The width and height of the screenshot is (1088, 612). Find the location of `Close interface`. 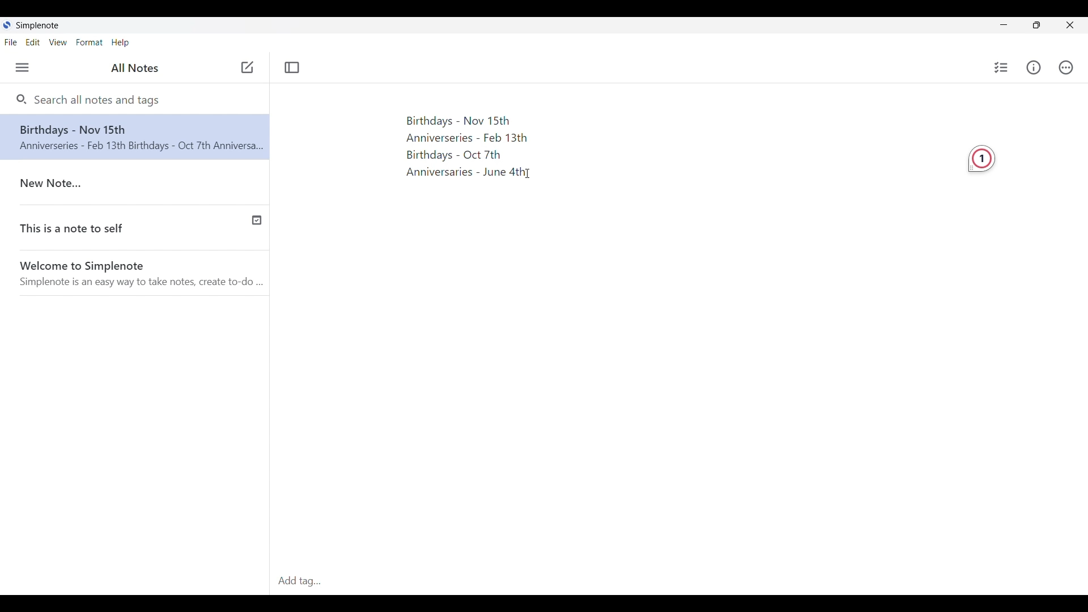

Close interface is located at coordinates (1070, 25).